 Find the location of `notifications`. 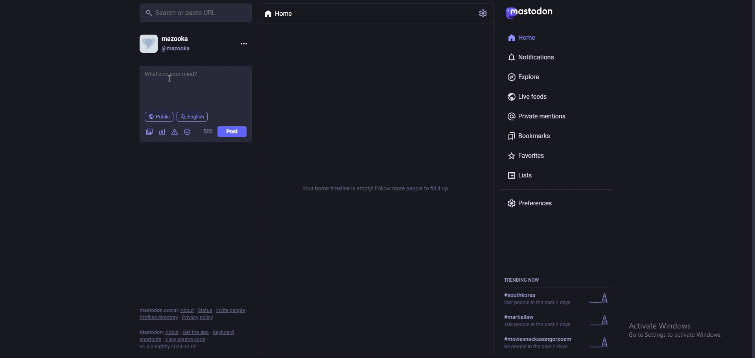

notifications is located at coordinates (545, 56).